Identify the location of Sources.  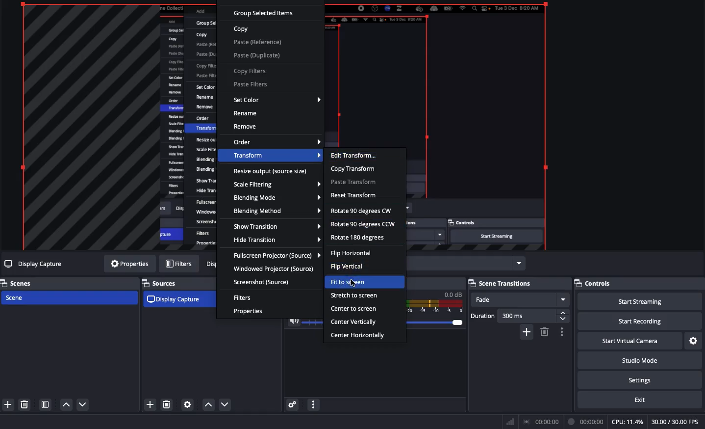
(163, 283).